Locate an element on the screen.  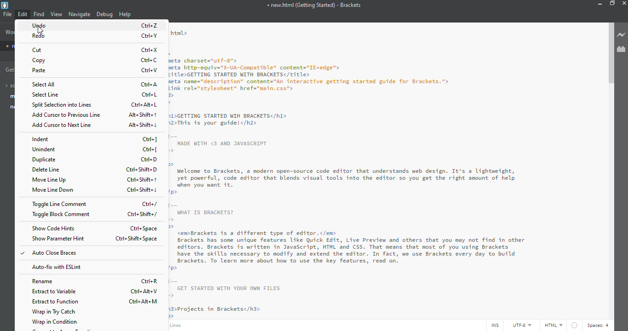
select line is located at coordinates (47, 95).